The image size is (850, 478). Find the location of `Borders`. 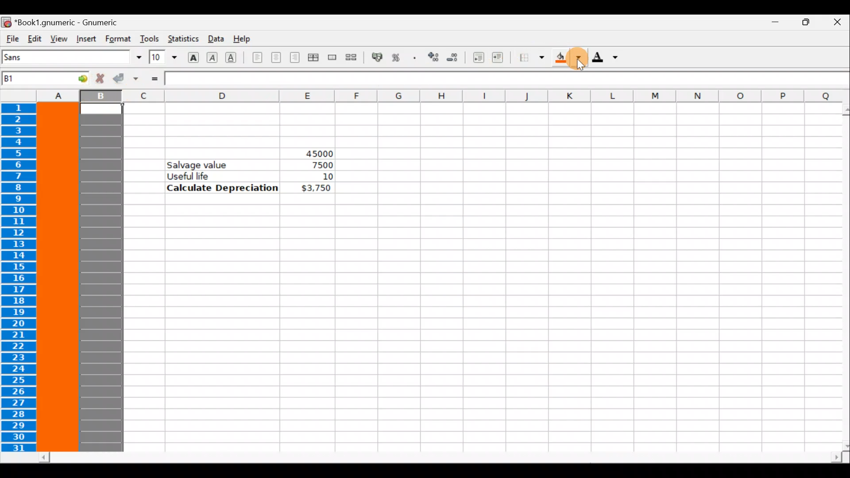

Borders is located at coordinates (532, 58).